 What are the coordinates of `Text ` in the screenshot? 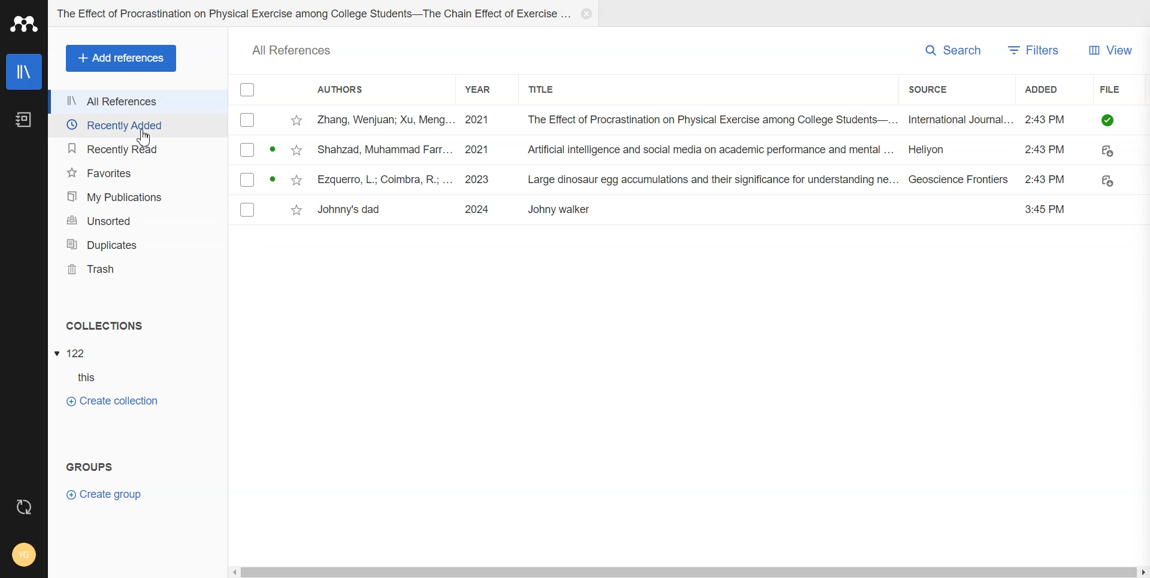 It's located at (291, 50).